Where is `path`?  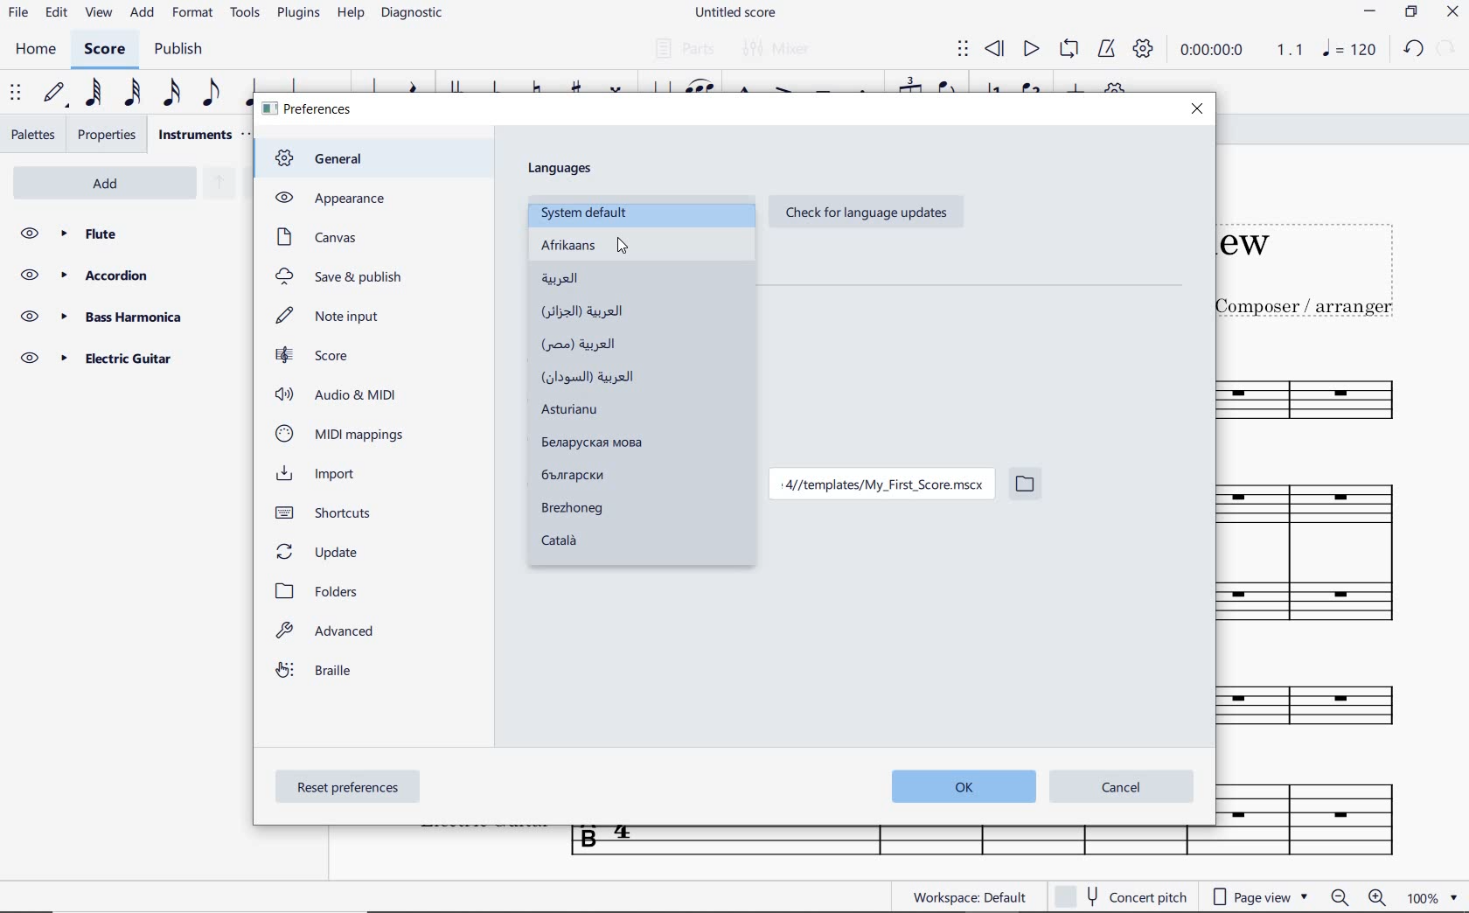
path is located at coordinates (879, 486).